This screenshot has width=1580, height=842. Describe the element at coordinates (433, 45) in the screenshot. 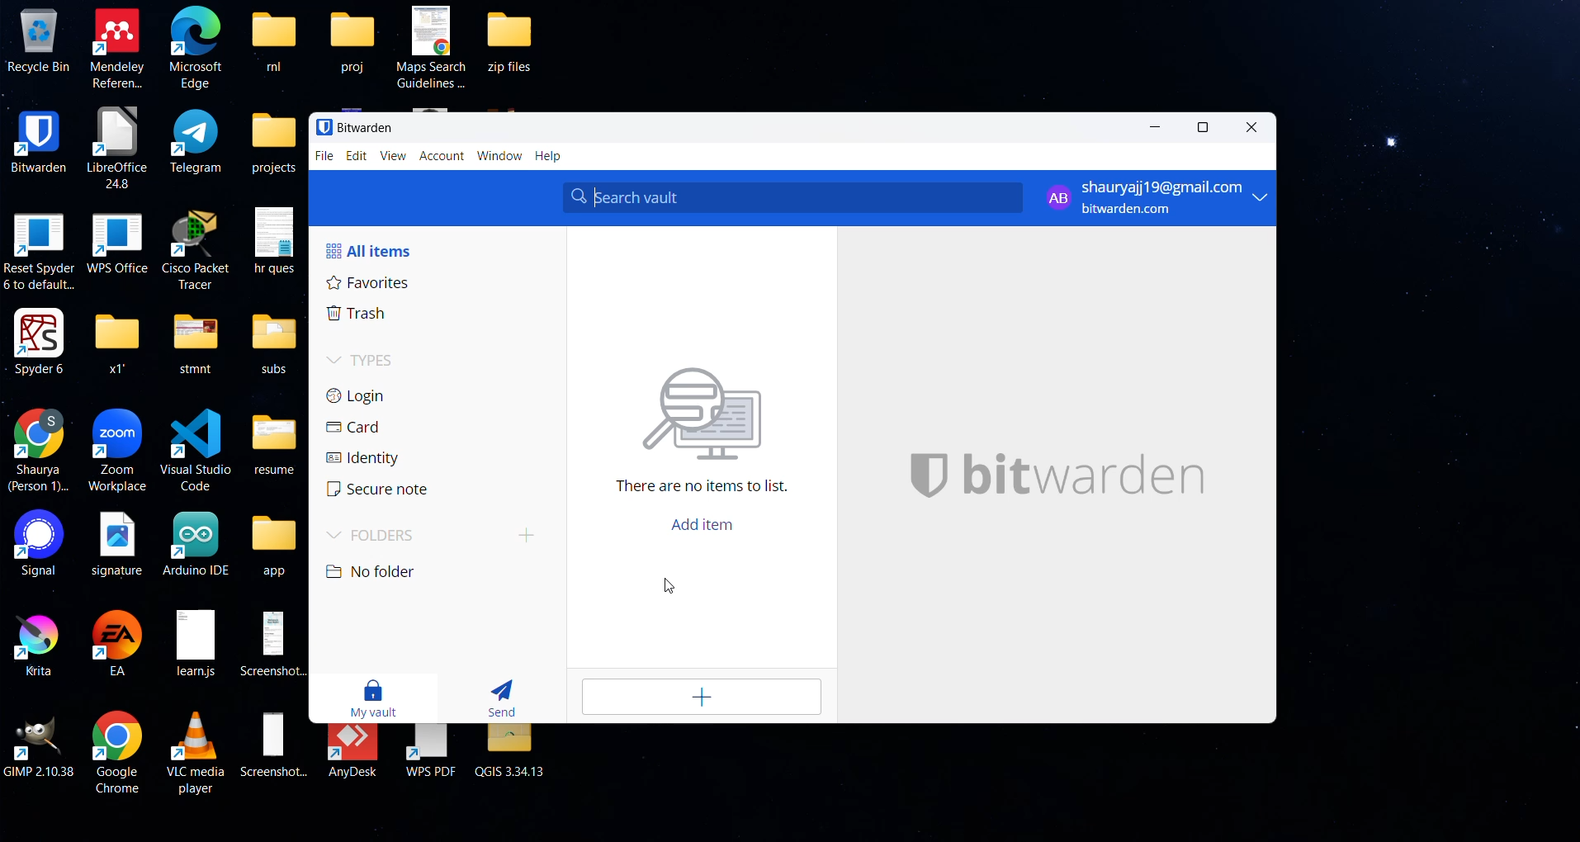

I see `Maps Search Guidelines ...` at that location.